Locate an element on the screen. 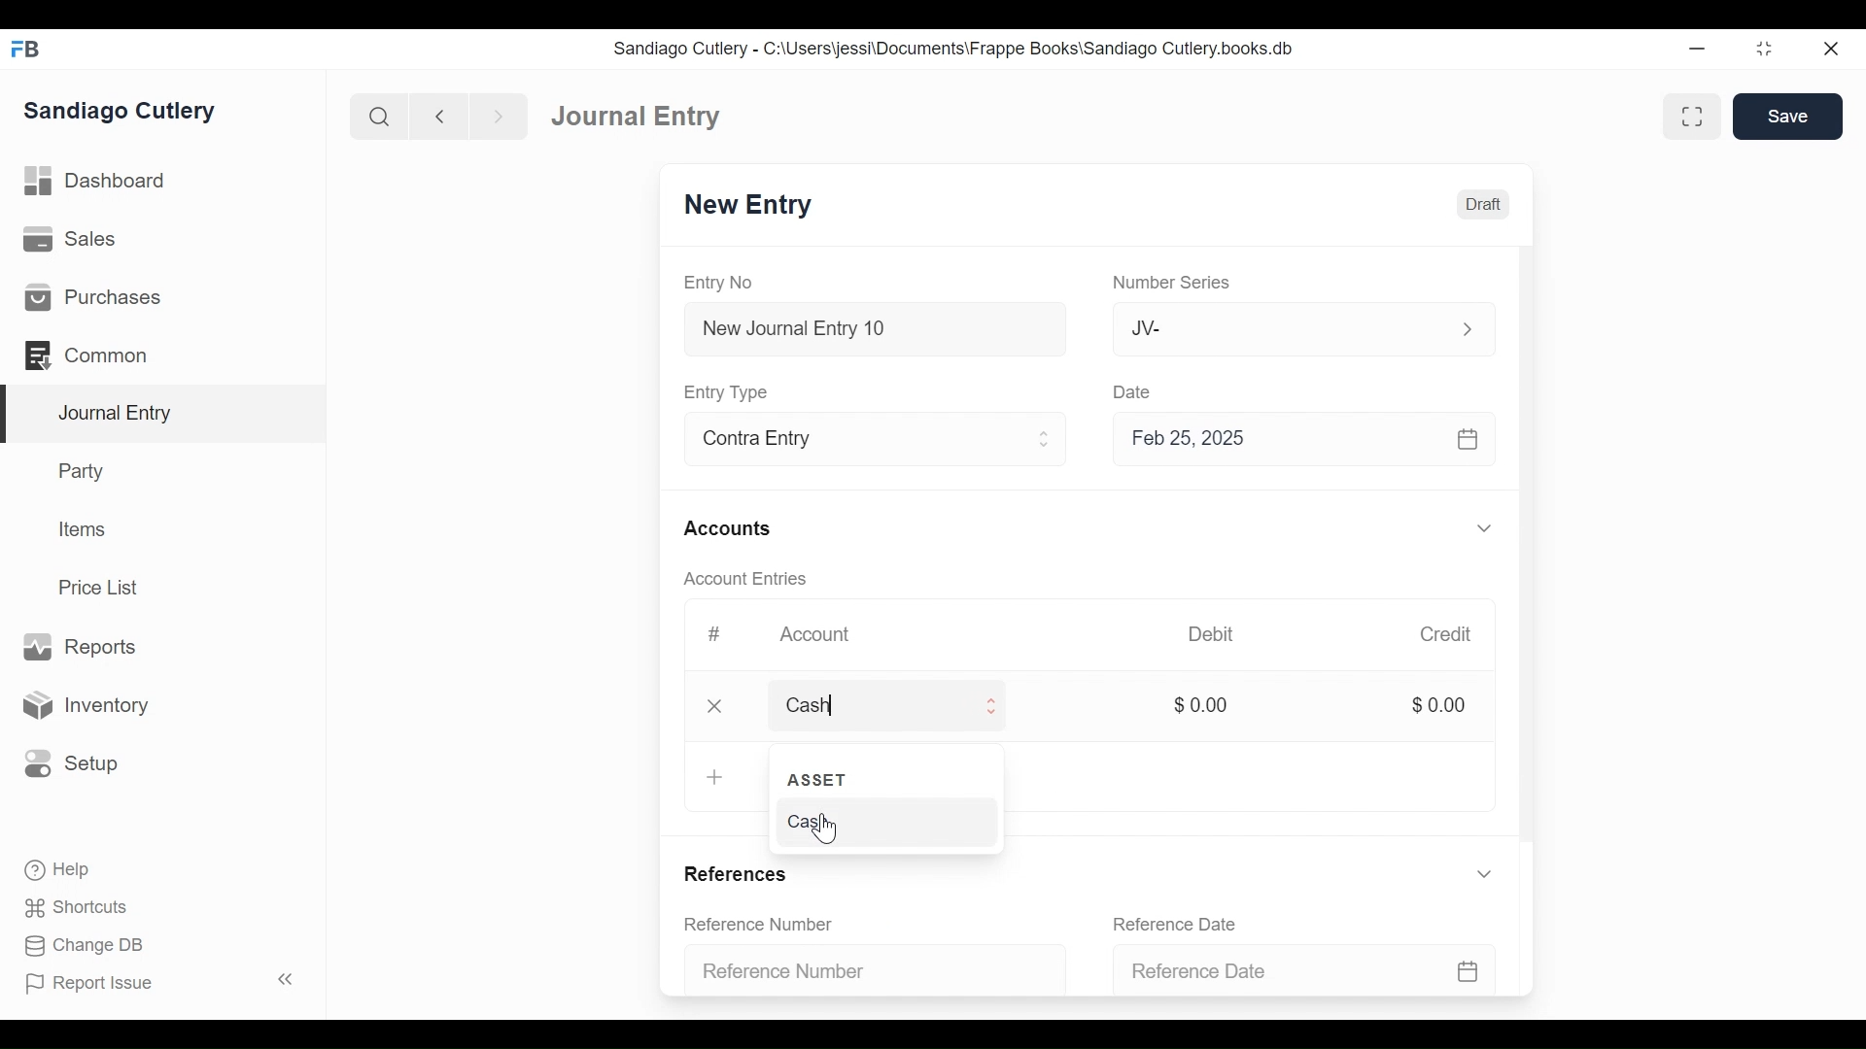 This screenshot has width=1866, height=1049. Cursor is located at coordinates (828, 831).